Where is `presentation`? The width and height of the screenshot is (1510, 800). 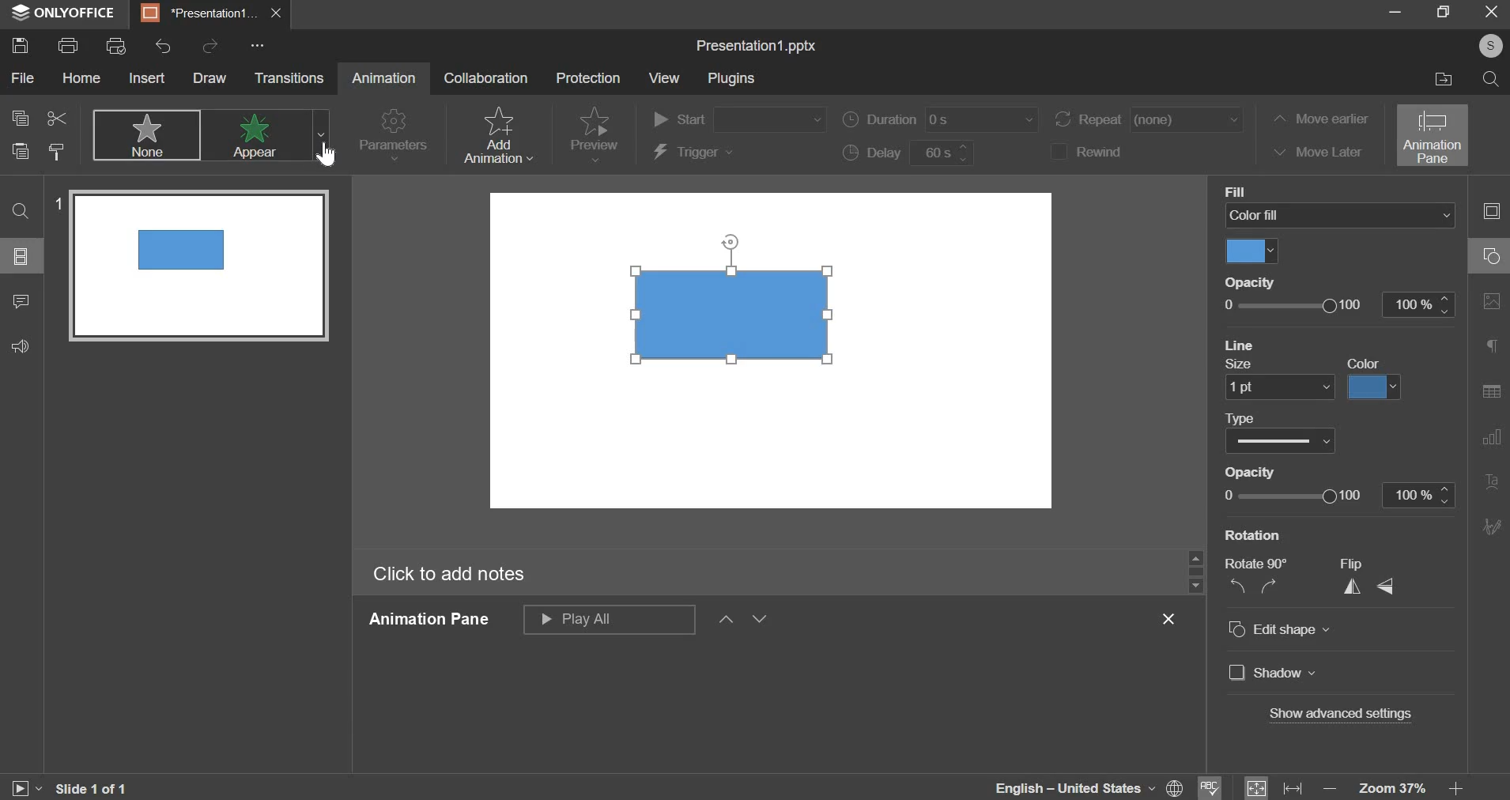
presentation is located at coordinates (209, 15).